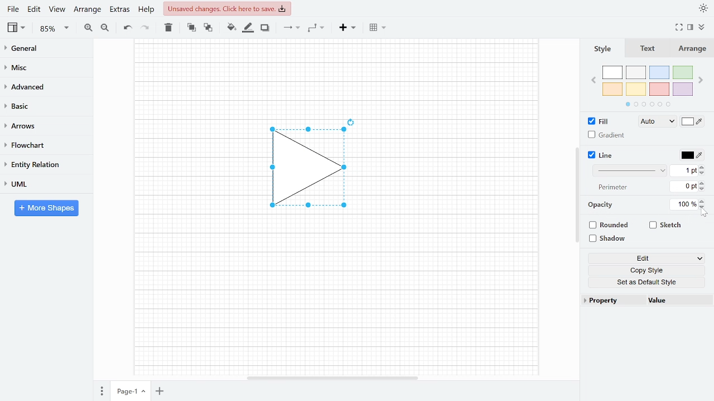  What do you see at coordinates (660, 72) in the screenshot?
I see `blue` at bounding box center [660, 72].